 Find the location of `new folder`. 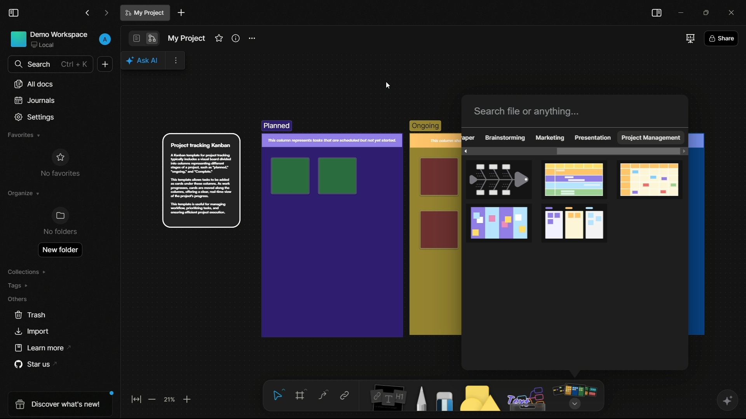

new folder is located at coordinates (59, 250).